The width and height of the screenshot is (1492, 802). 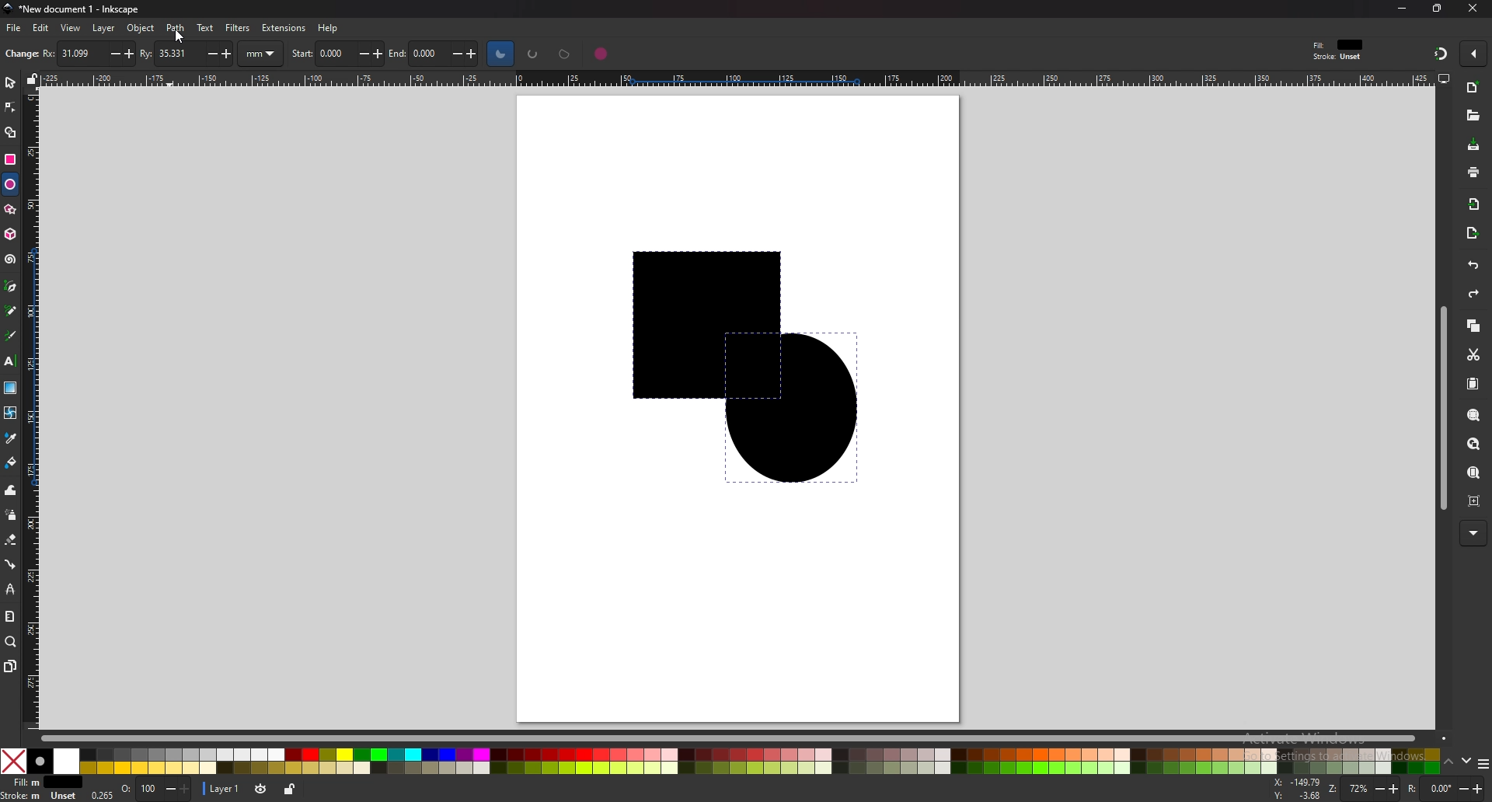 What do you see at coordinates (1473, 172) in the screenshot?
I see `print` at bounding box center [1473, 172].